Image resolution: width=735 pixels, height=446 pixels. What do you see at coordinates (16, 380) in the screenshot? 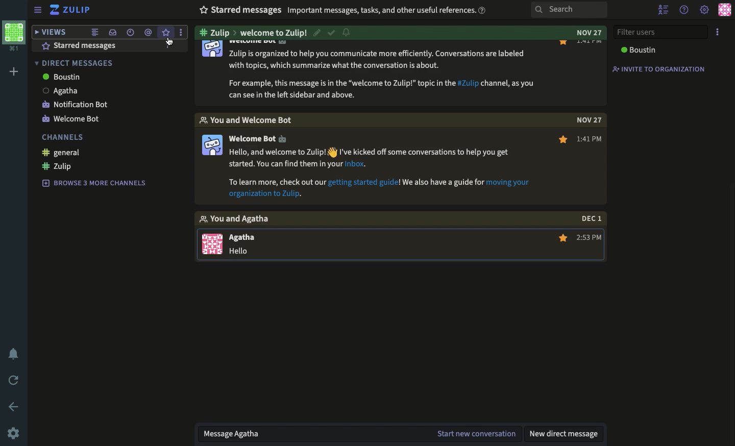
I see `back` at bounding box center [16, 380].